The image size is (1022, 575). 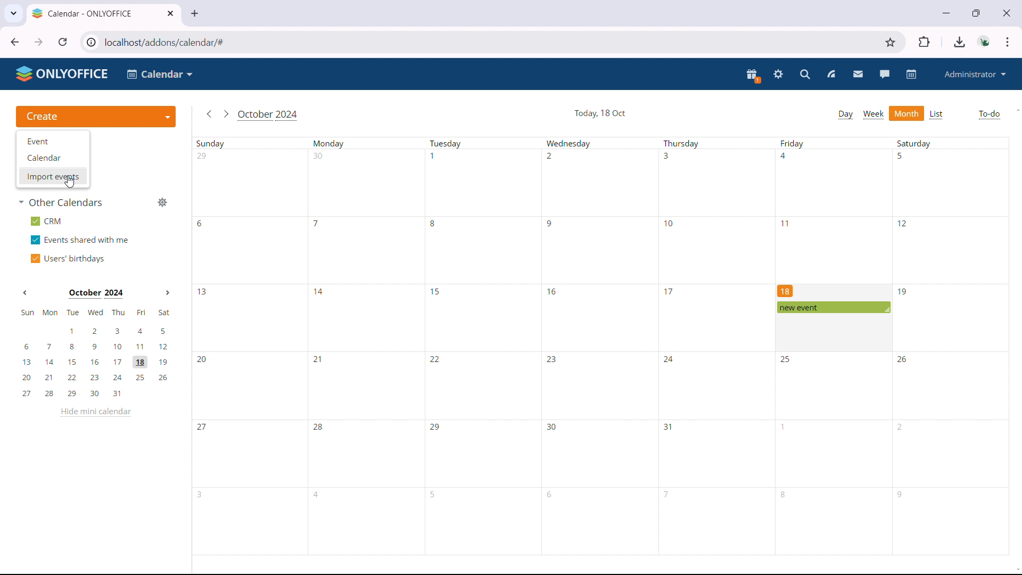 What do you see at coordinates (69, 259) in the screenshot?
I see `users' birthdays` at bounding box center [69, 259].